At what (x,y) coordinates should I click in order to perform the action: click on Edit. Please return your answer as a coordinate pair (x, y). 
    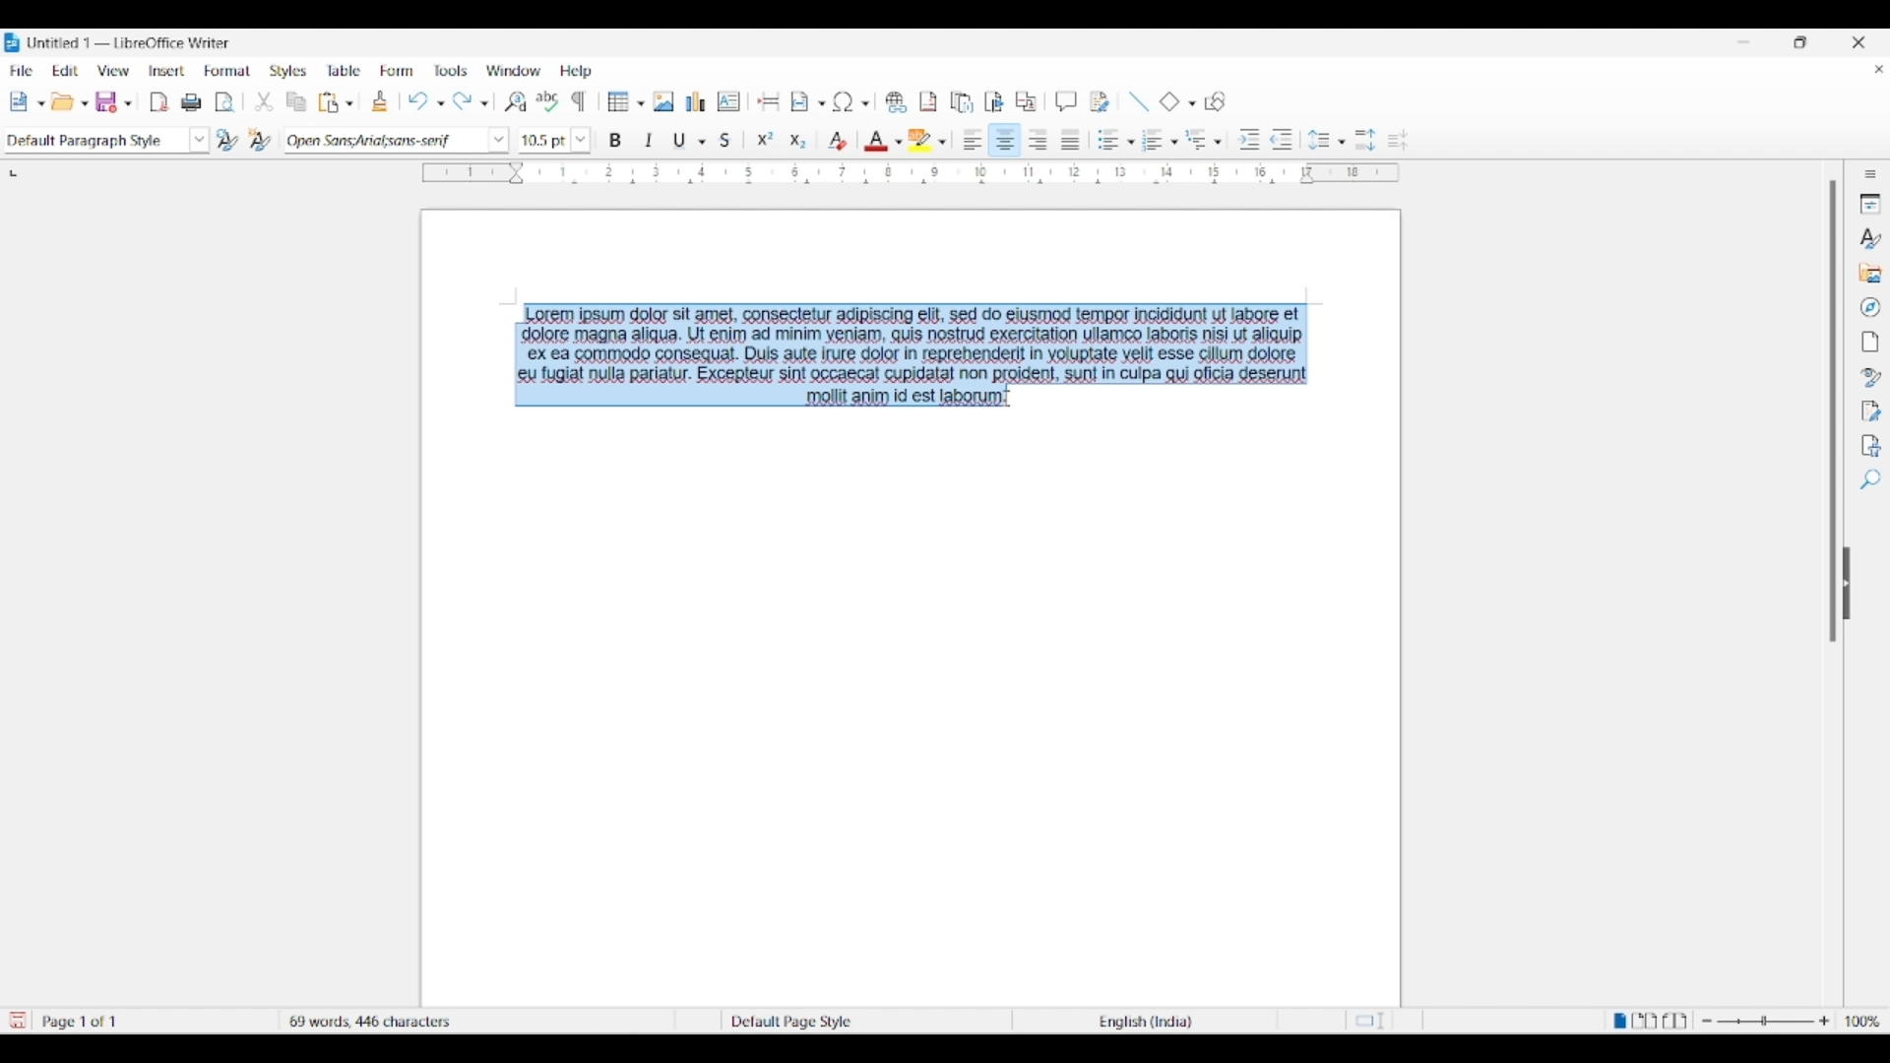
    Looking at the image, I should click on (65, 70).